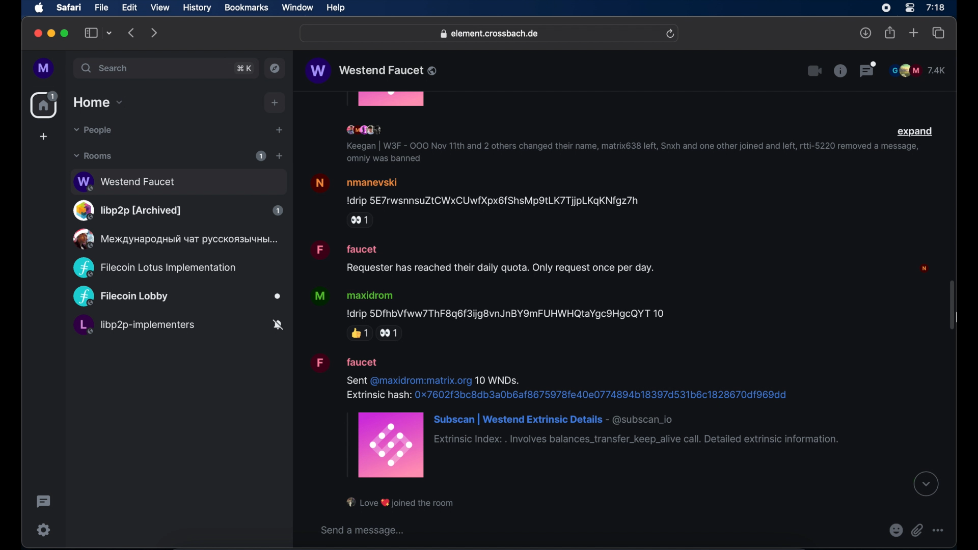  Describe the element at coordinates (43, 136) in the screenshot. I see `create space` at that location.